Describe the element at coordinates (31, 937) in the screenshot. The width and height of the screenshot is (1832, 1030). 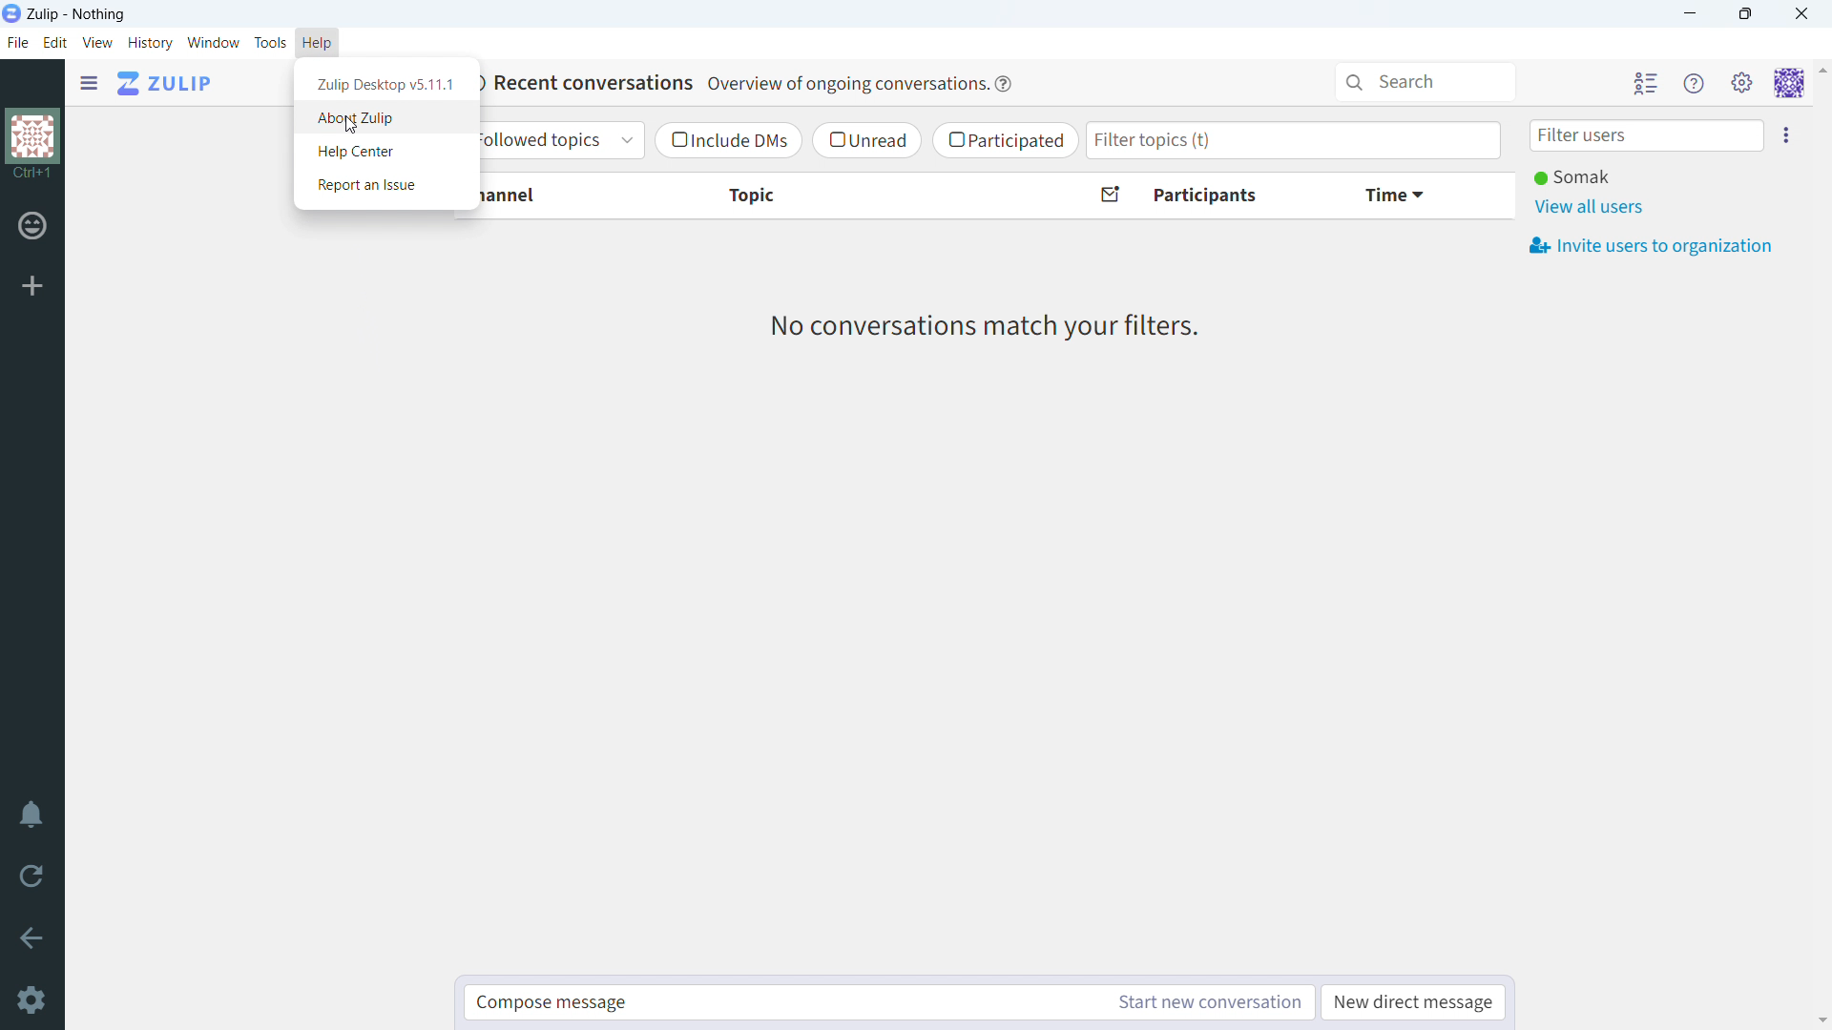
I see `go back` at that location.